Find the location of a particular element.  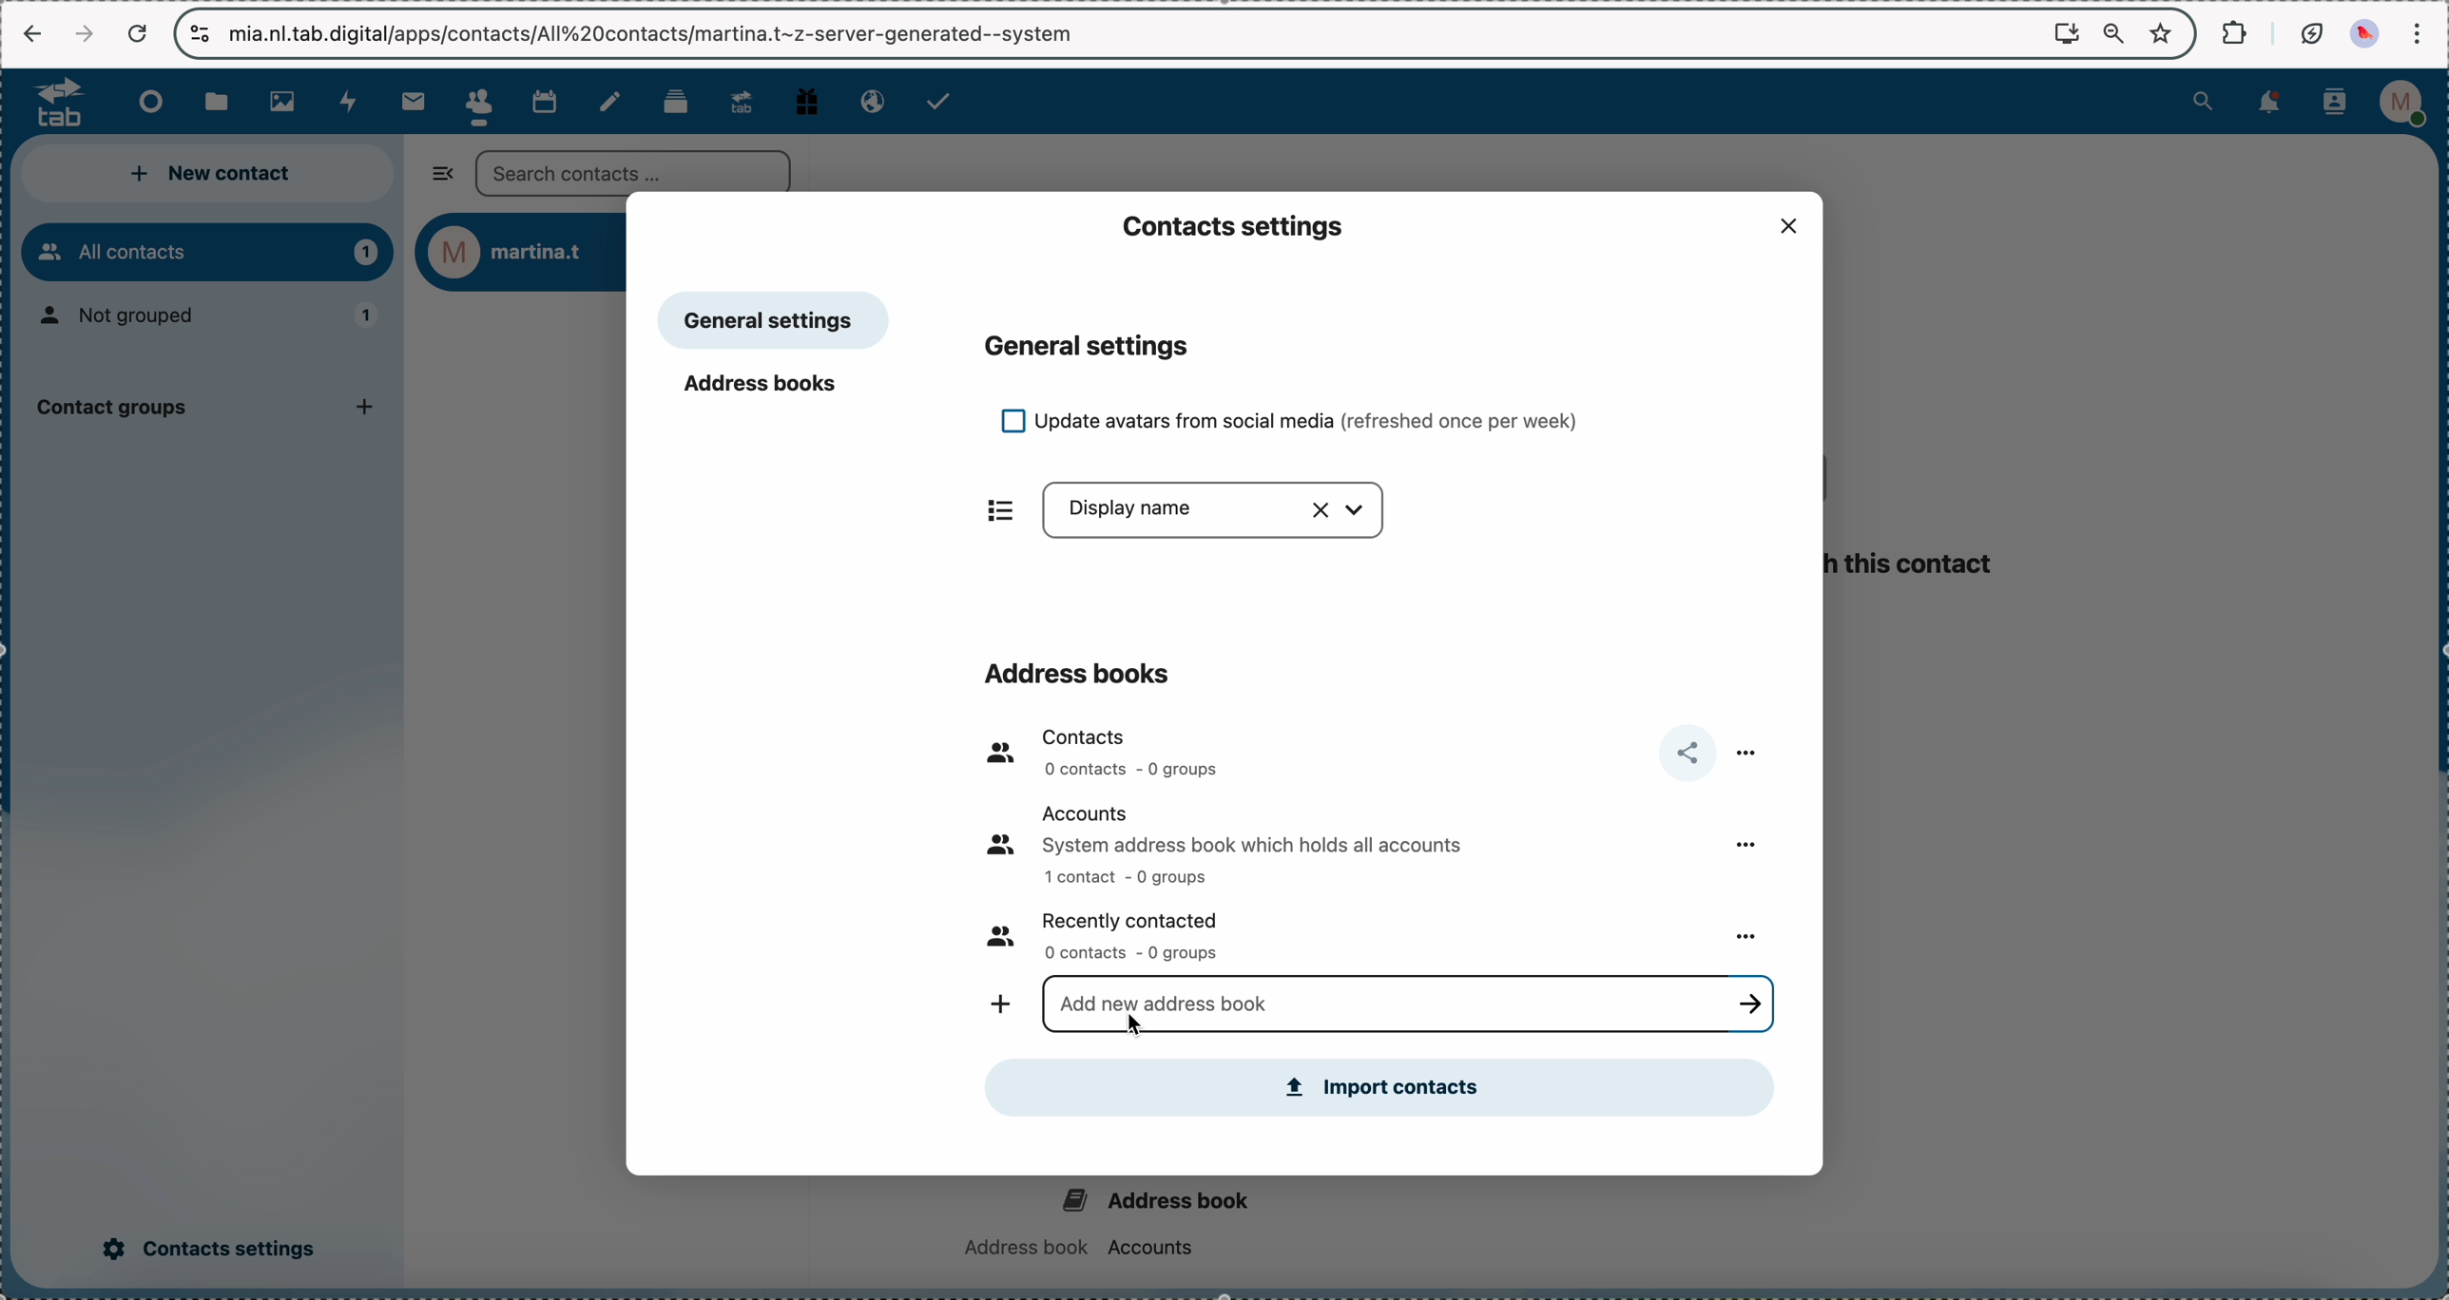

notes is located at coordinates (613, 102).